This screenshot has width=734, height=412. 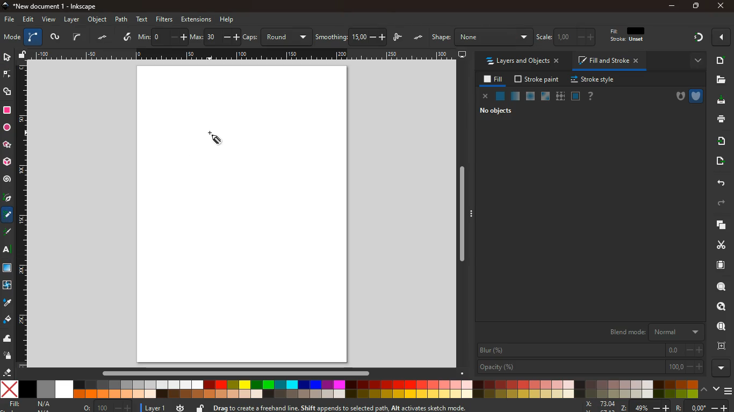 I want to click on cut, so click(x=718, y=245).